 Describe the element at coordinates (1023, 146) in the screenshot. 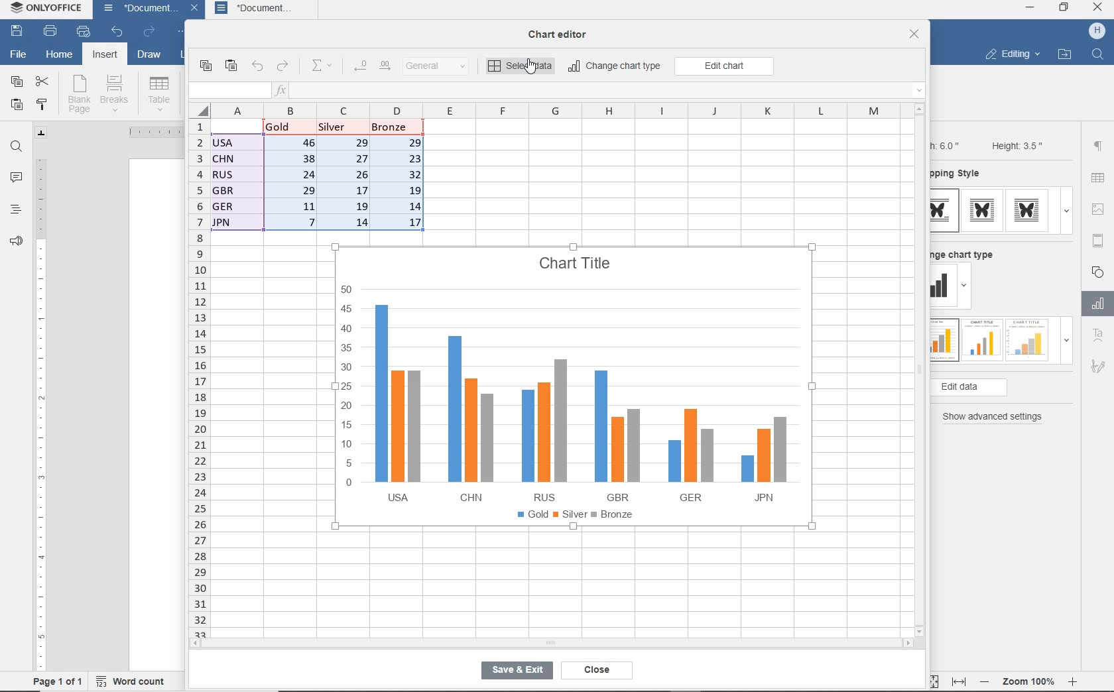

I see `Height: 3.5"` at that location.